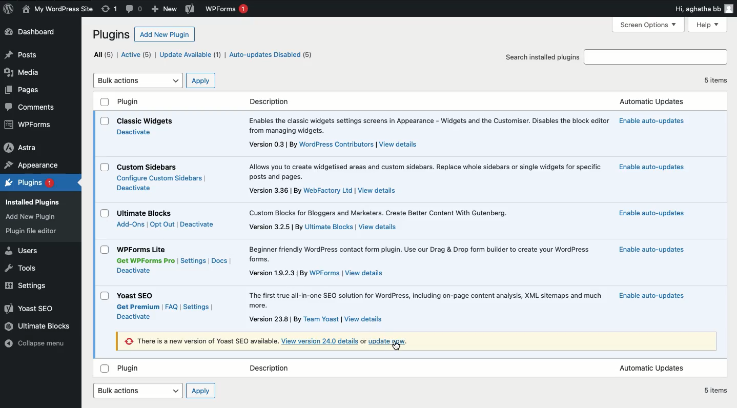 This screenshot has height=408, width=737. Describe the element at coordinates (134, 132) in the screenshot. I see `Deactive` at that location.